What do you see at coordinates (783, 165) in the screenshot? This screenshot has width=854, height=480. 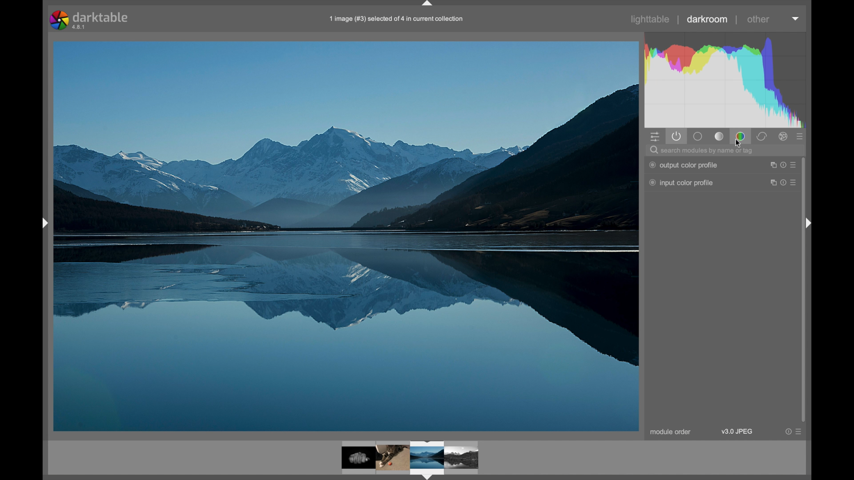 I see `more options` at bounding box center [783, 165].